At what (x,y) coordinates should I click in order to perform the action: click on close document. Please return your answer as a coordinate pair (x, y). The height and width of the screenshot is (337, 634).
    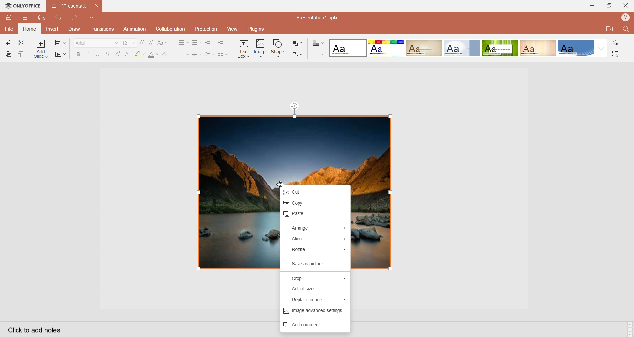
    Looking at the image, I should click on (98, 6).